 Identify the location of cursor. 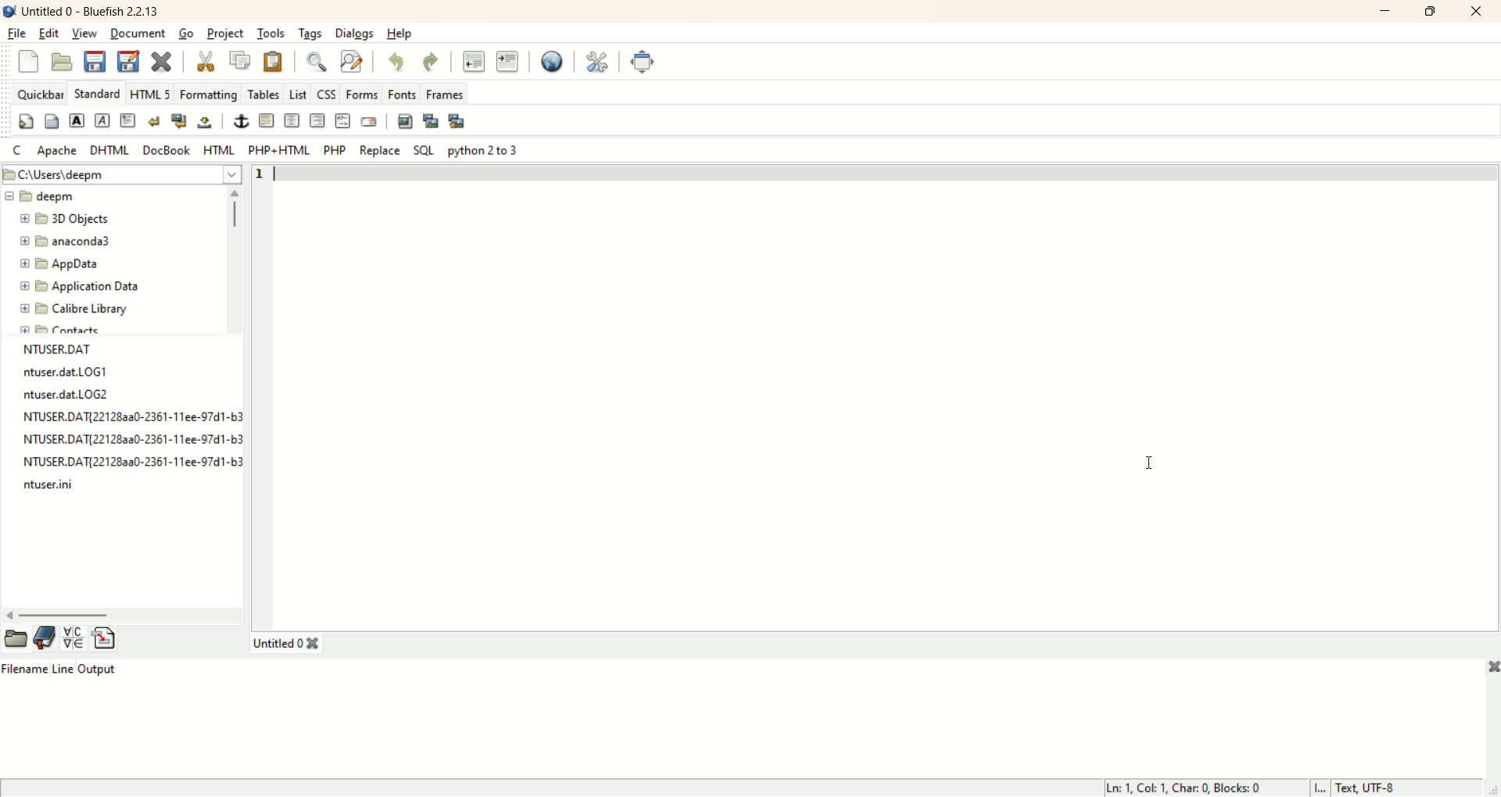
(1145, 461).